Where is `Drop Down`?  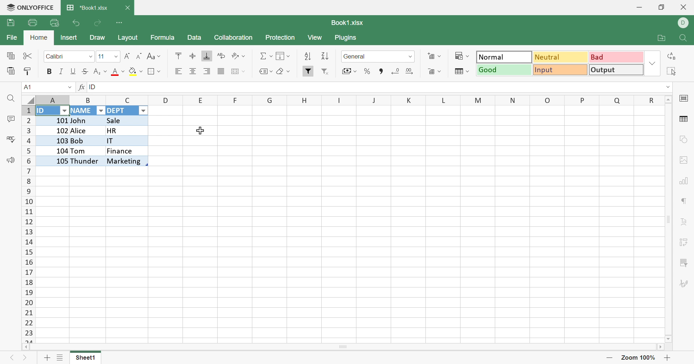 Drop Down is located at coordinates (69, 88).